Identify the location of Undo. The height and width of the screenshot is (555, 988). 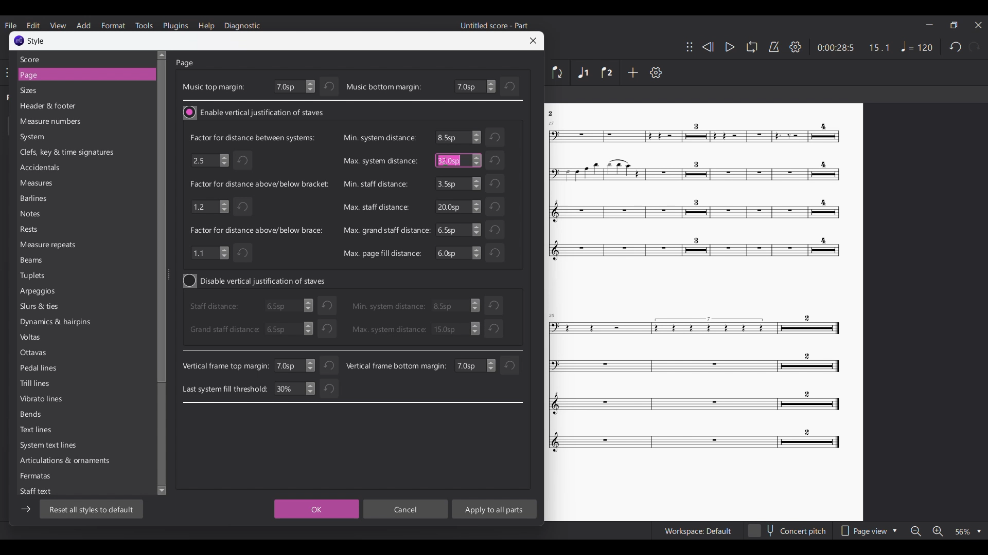
(328, 328).